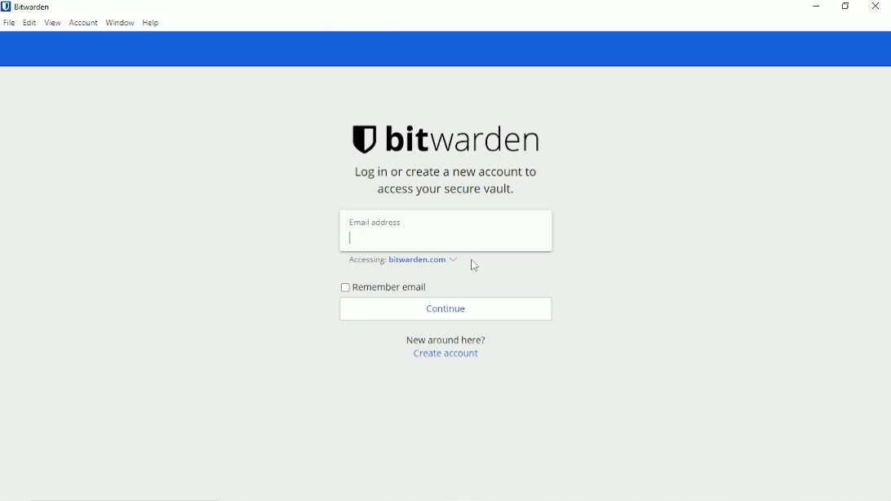  I want to click on Accessing: bitwarden.com, so click(404, 259).